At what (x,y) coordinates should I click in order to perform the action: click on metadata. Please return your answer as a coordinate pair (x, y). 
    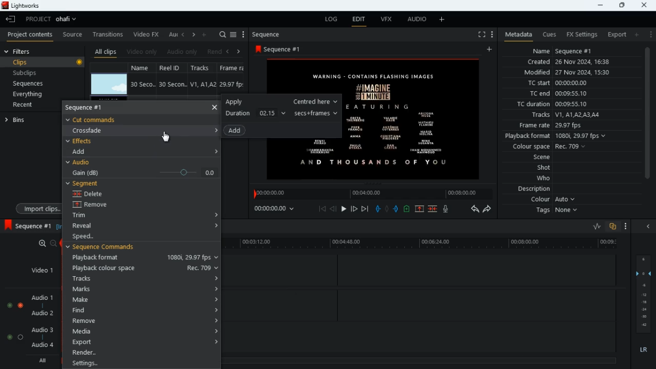
    Looking at the image, I should click on (516, 35).